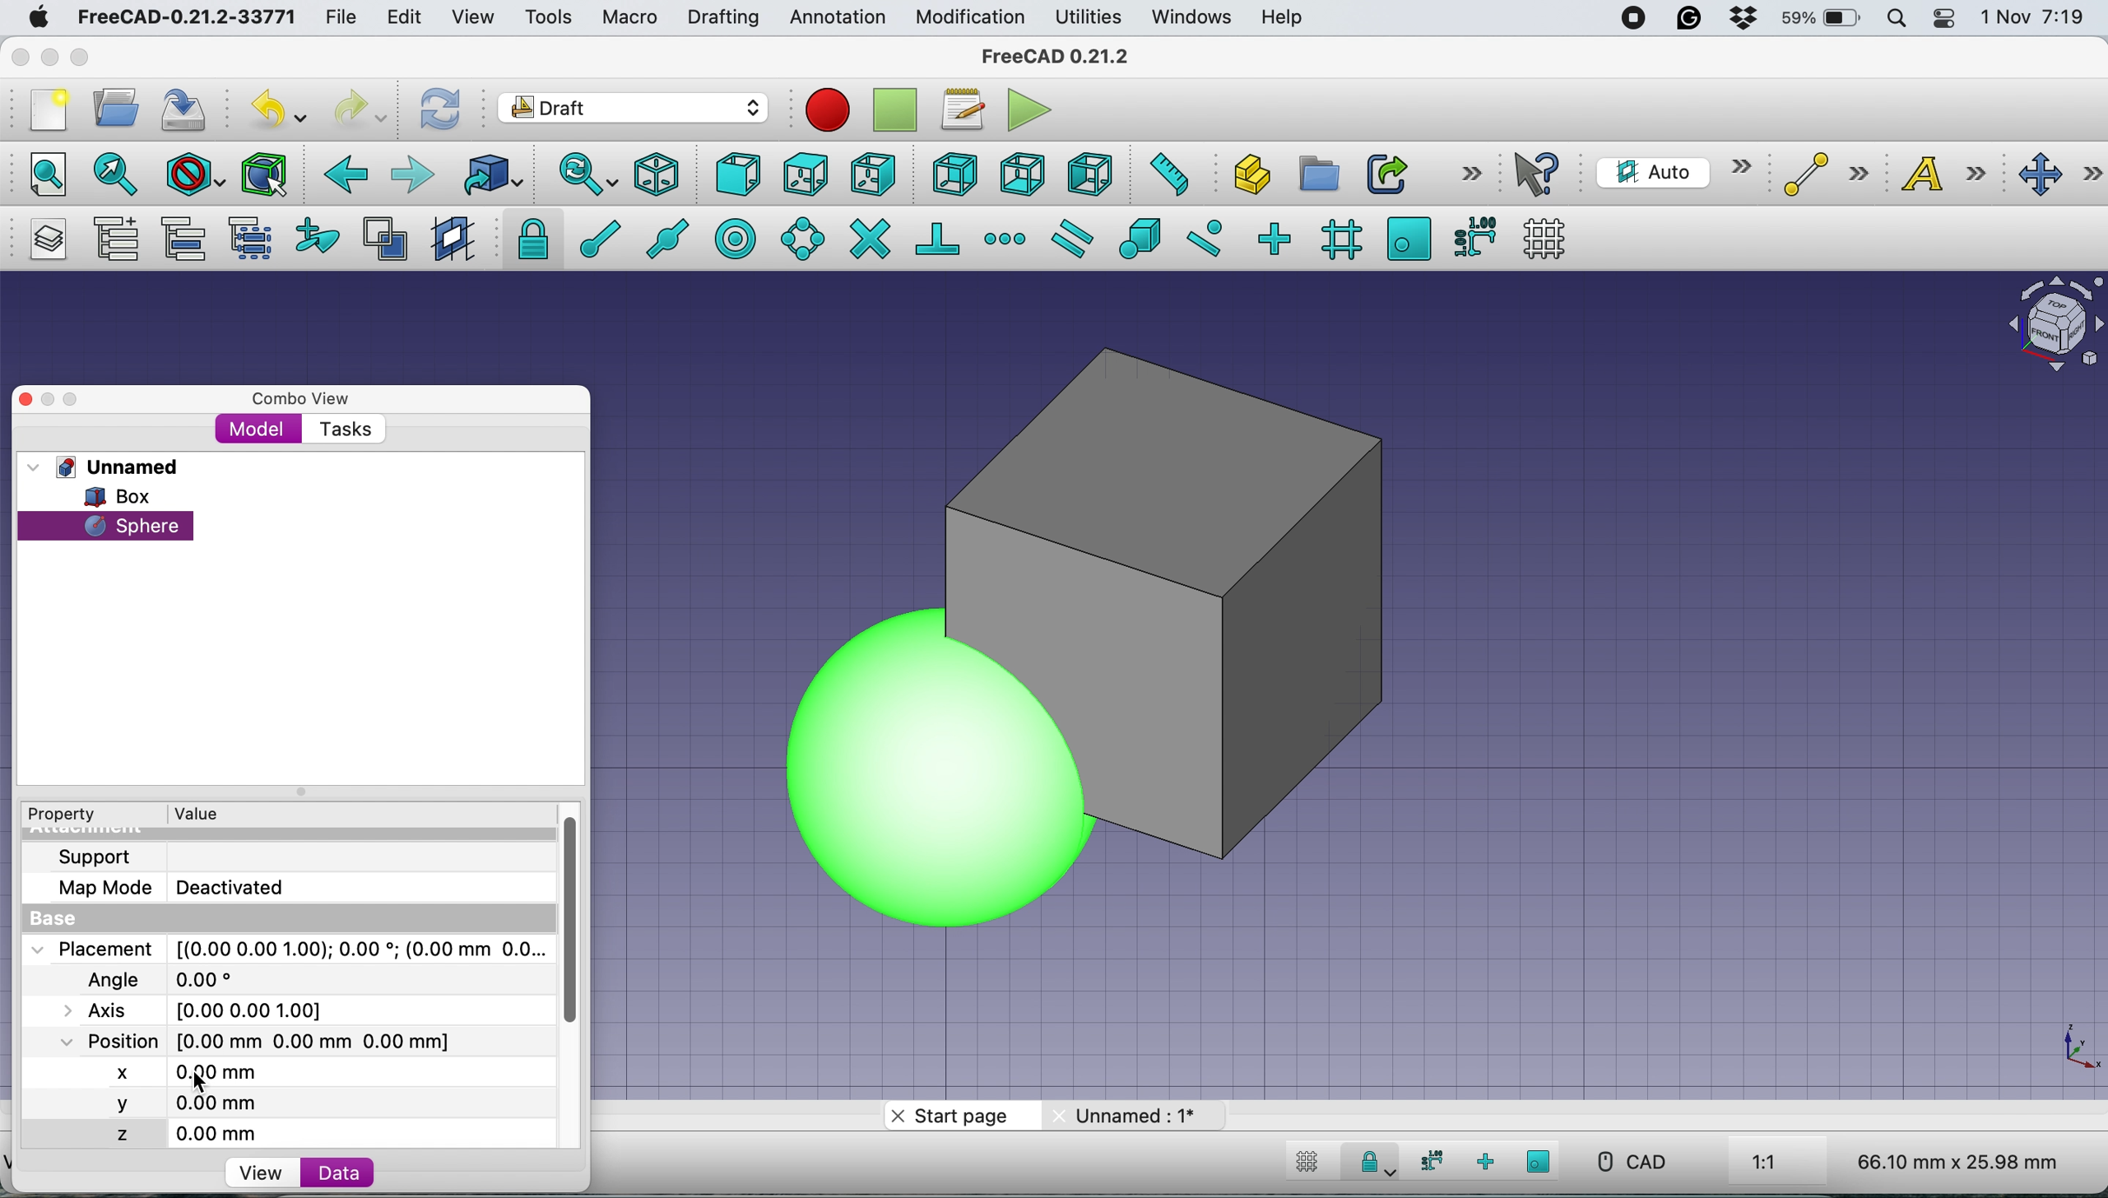  I want to click on right, so click(874, 174).